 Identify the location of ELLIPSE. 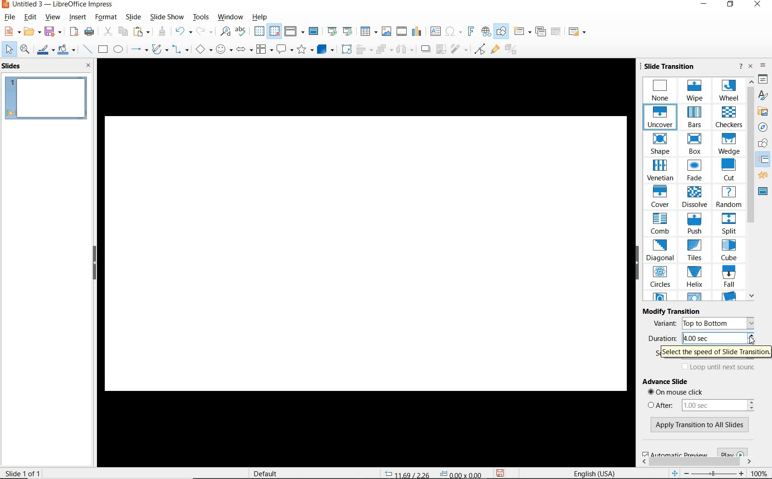
(119, 50).